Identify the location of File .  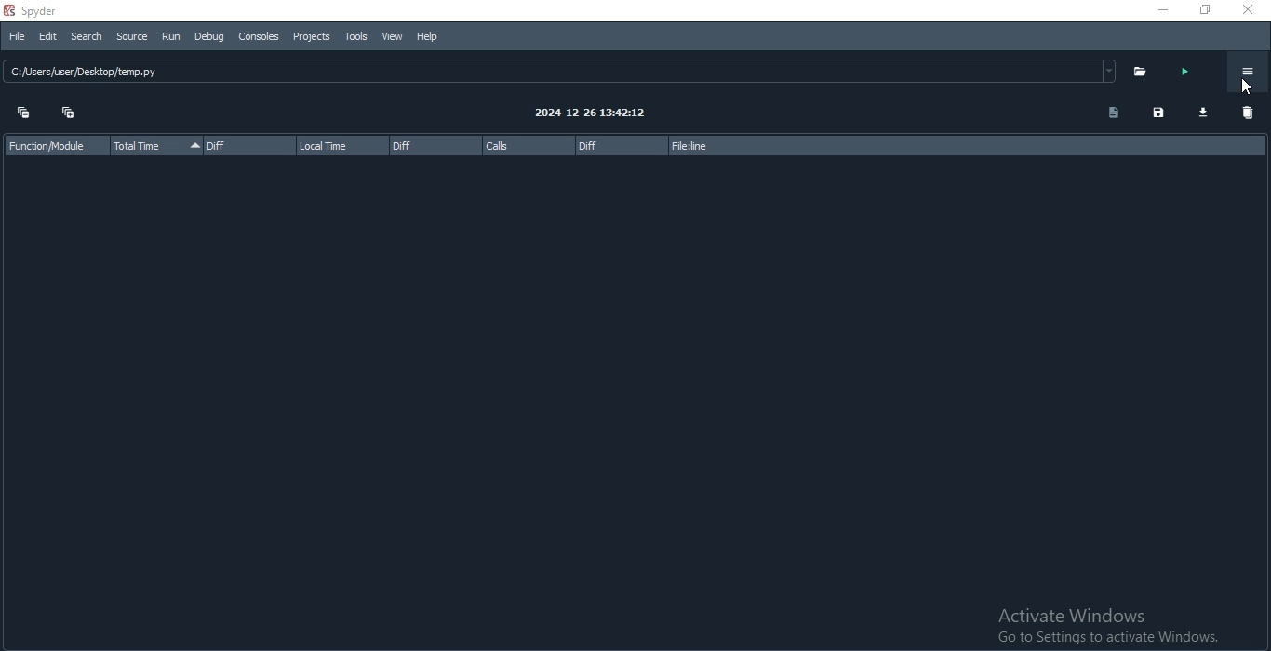
(17, 35).